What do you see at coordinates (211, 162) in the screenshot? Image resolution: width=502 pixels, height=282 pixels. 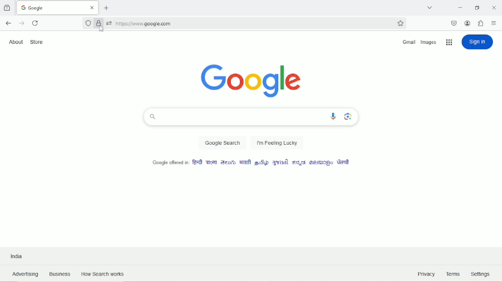 I see `language` at bounding box center [211, 162].